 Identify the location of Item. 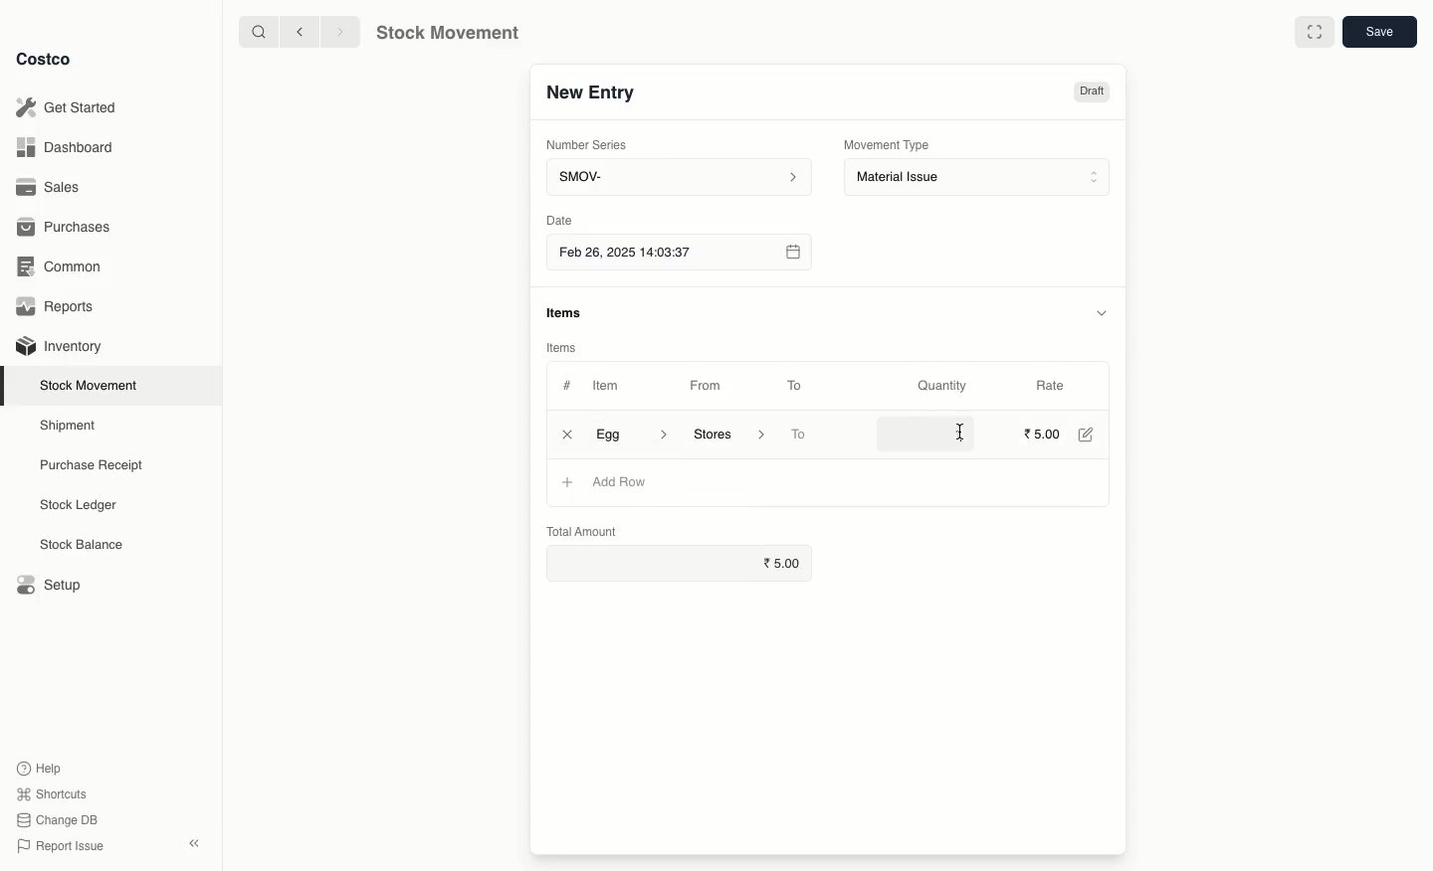
(616, 385).